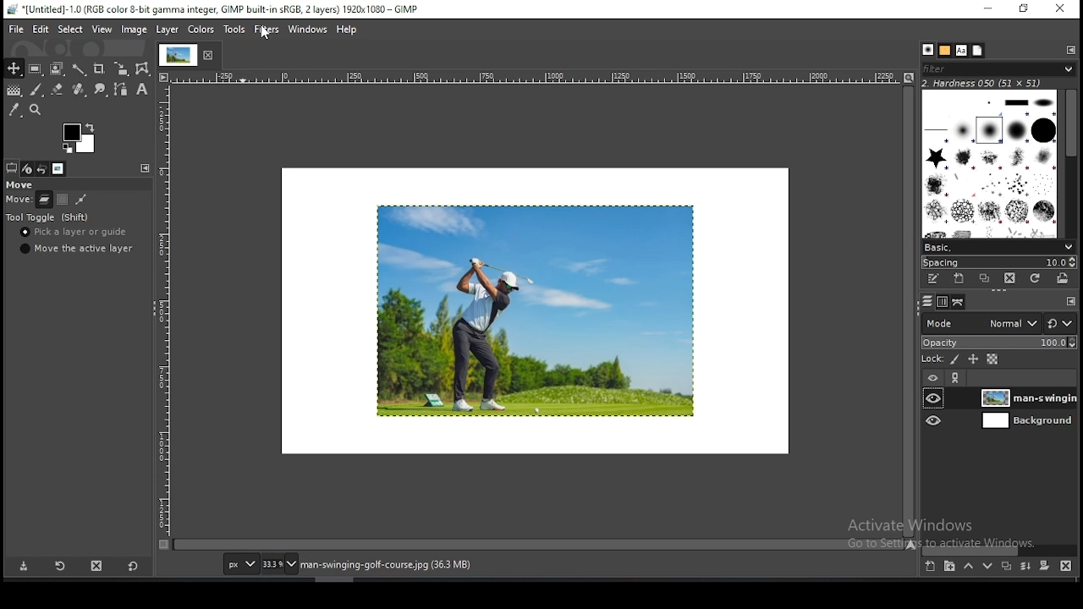 This screenshot has width=1083, height=609. Describe the element at coordinates (14, 69) in the screenshot. I see `move tool` at that location.